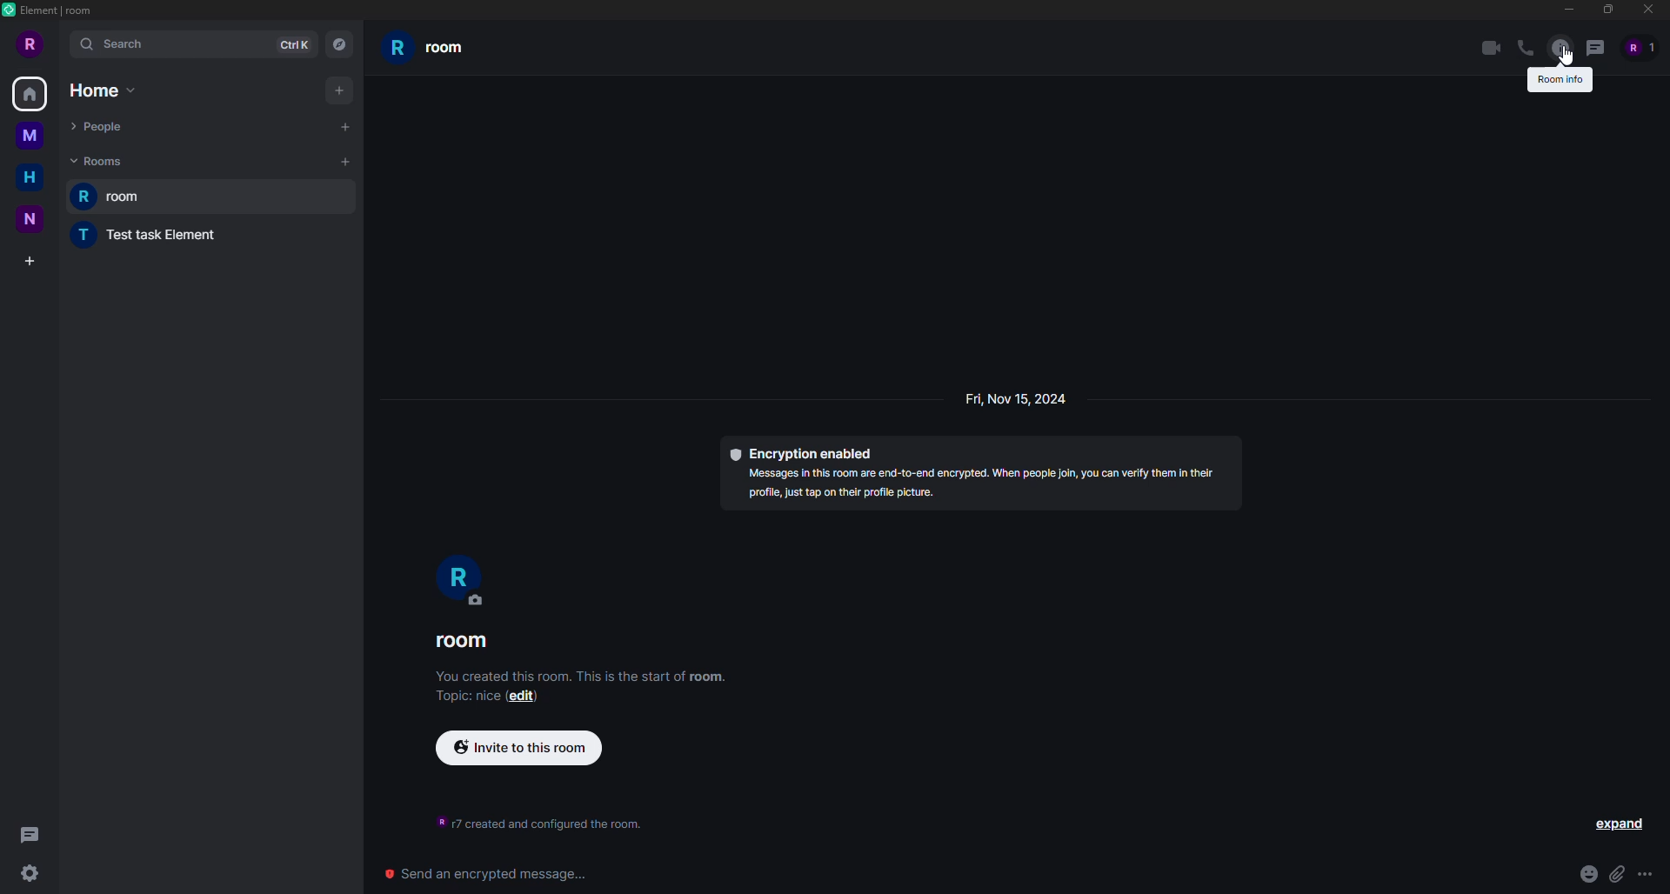 The width and height of the screenshot is (1670, 894). I want to click on search bar, so click(192, 44).